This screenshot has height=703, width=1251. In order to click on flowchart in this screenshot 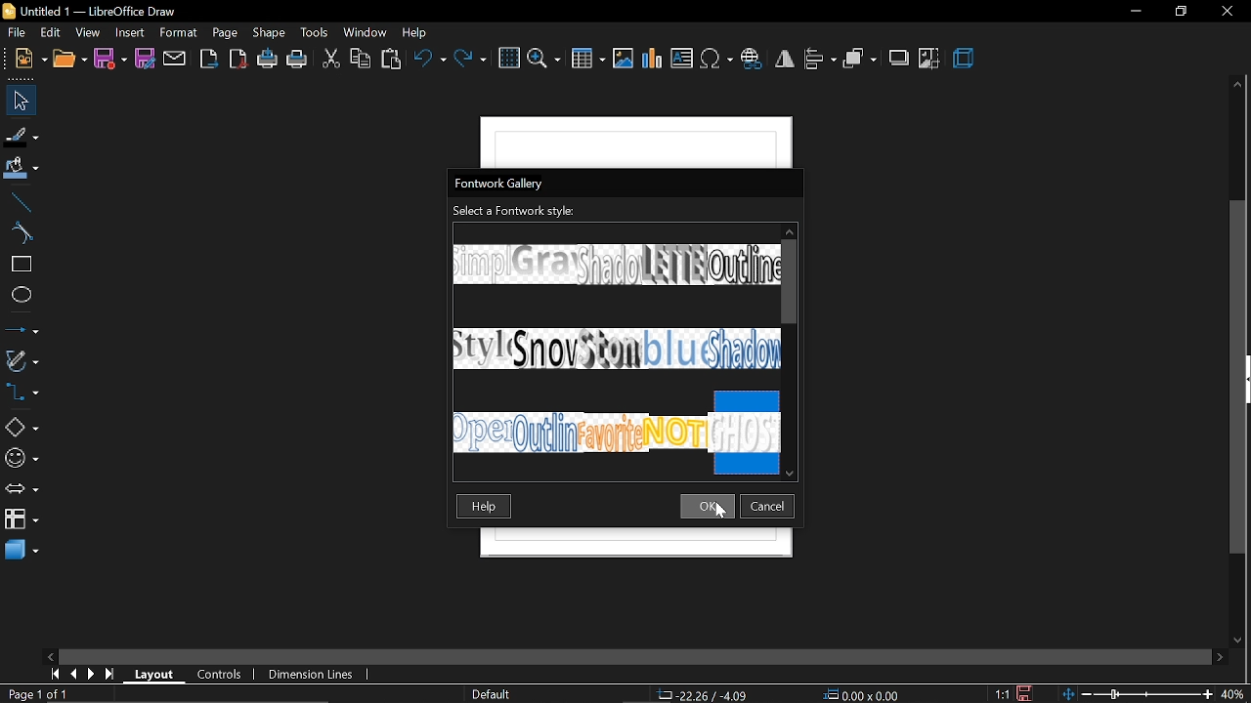, I will do `click(22, 518)`.